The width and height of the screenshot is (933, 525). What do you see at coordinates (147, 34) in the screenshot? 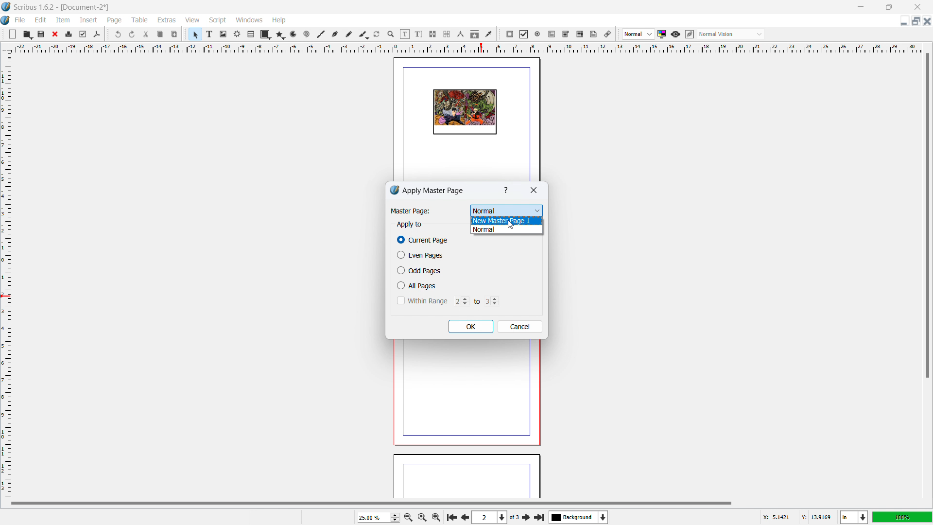
I see `cut` at bounding box center [147, 34].